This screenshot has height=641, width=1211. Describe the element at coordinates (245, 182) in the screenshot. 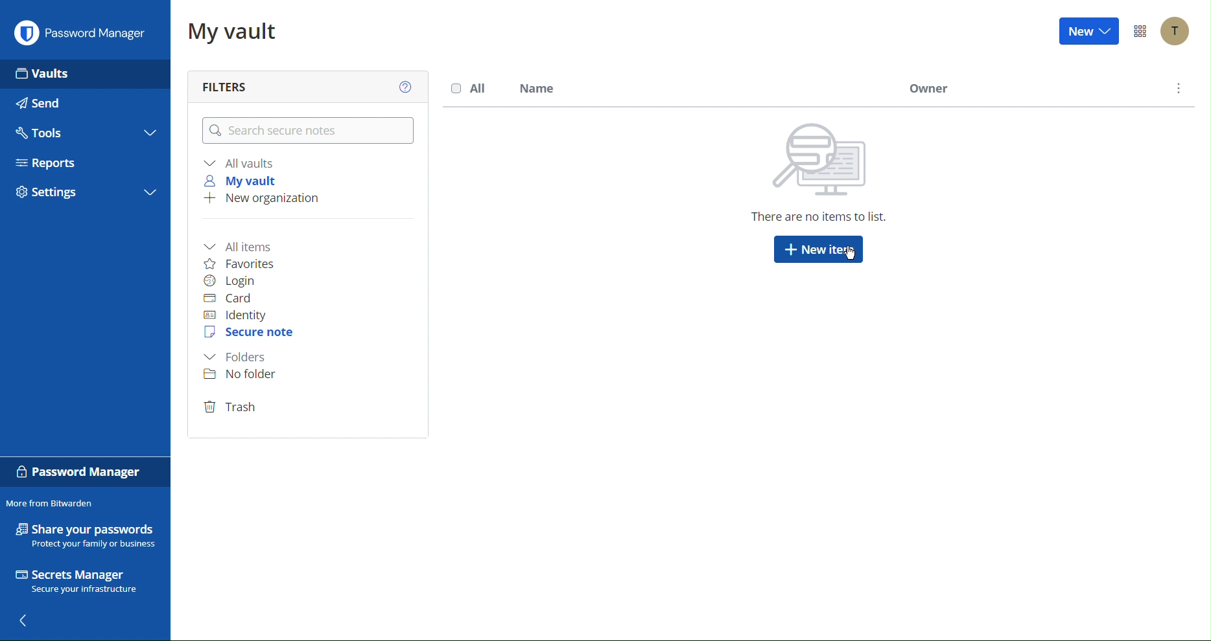

I see `My vault` at that location.